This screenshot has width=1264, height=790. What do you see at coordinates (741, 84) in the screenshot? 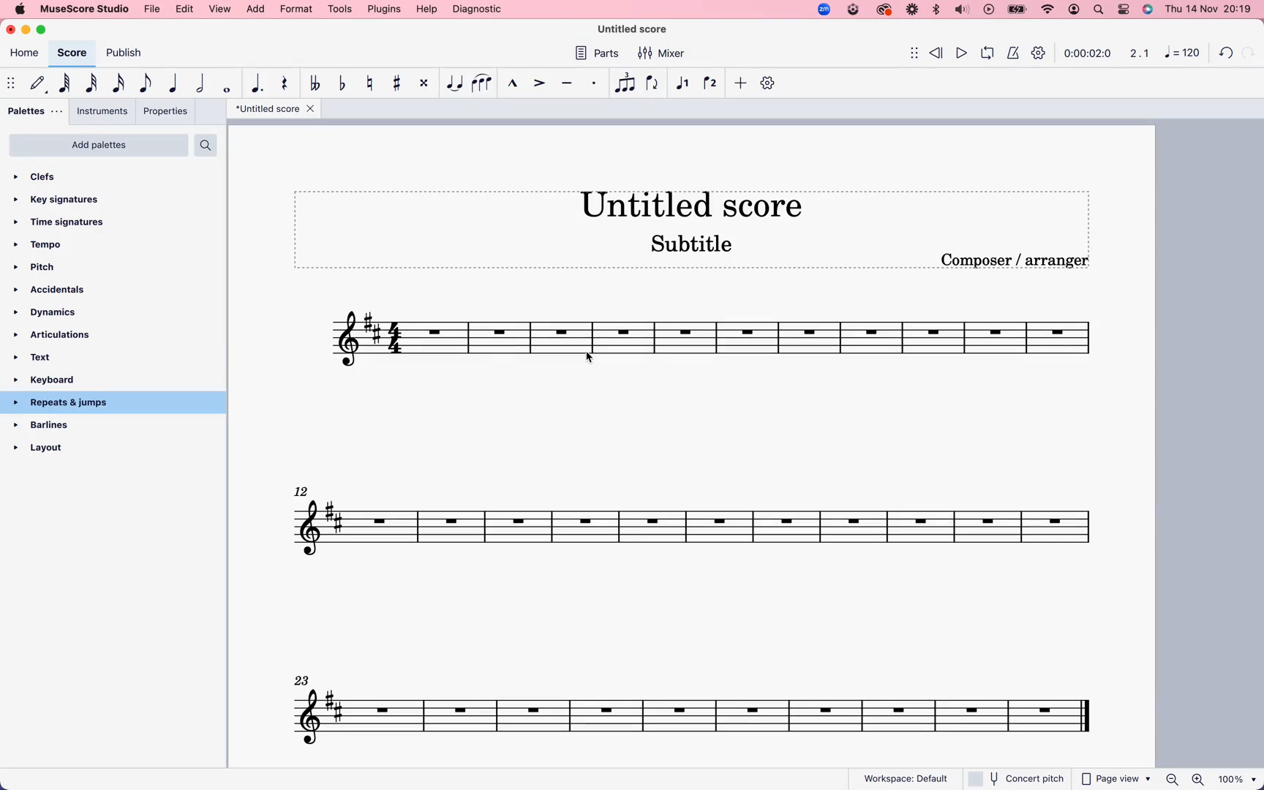
I see `more` at bounding box center [741, 84].